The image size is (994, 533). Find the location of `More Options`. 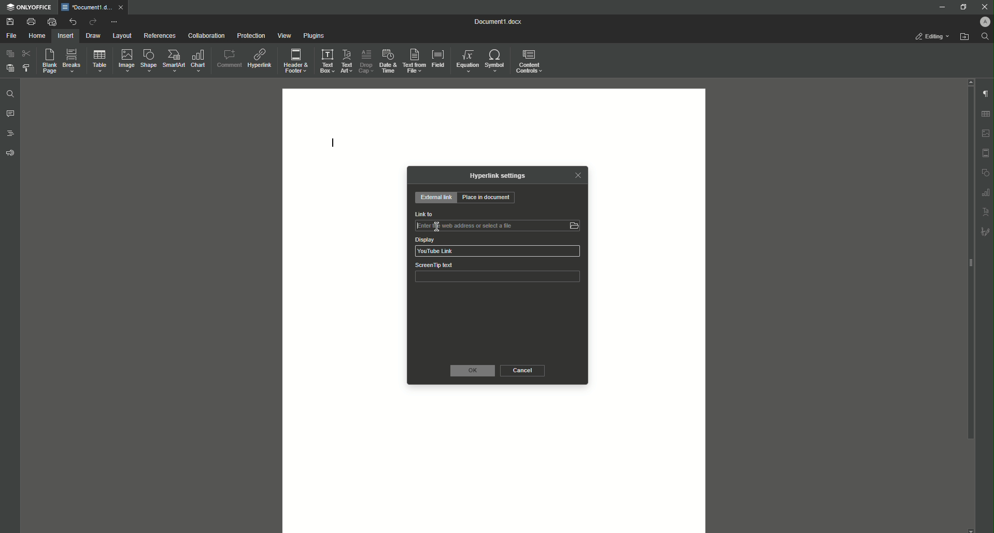

More Options is located at coordinates (115, 22).